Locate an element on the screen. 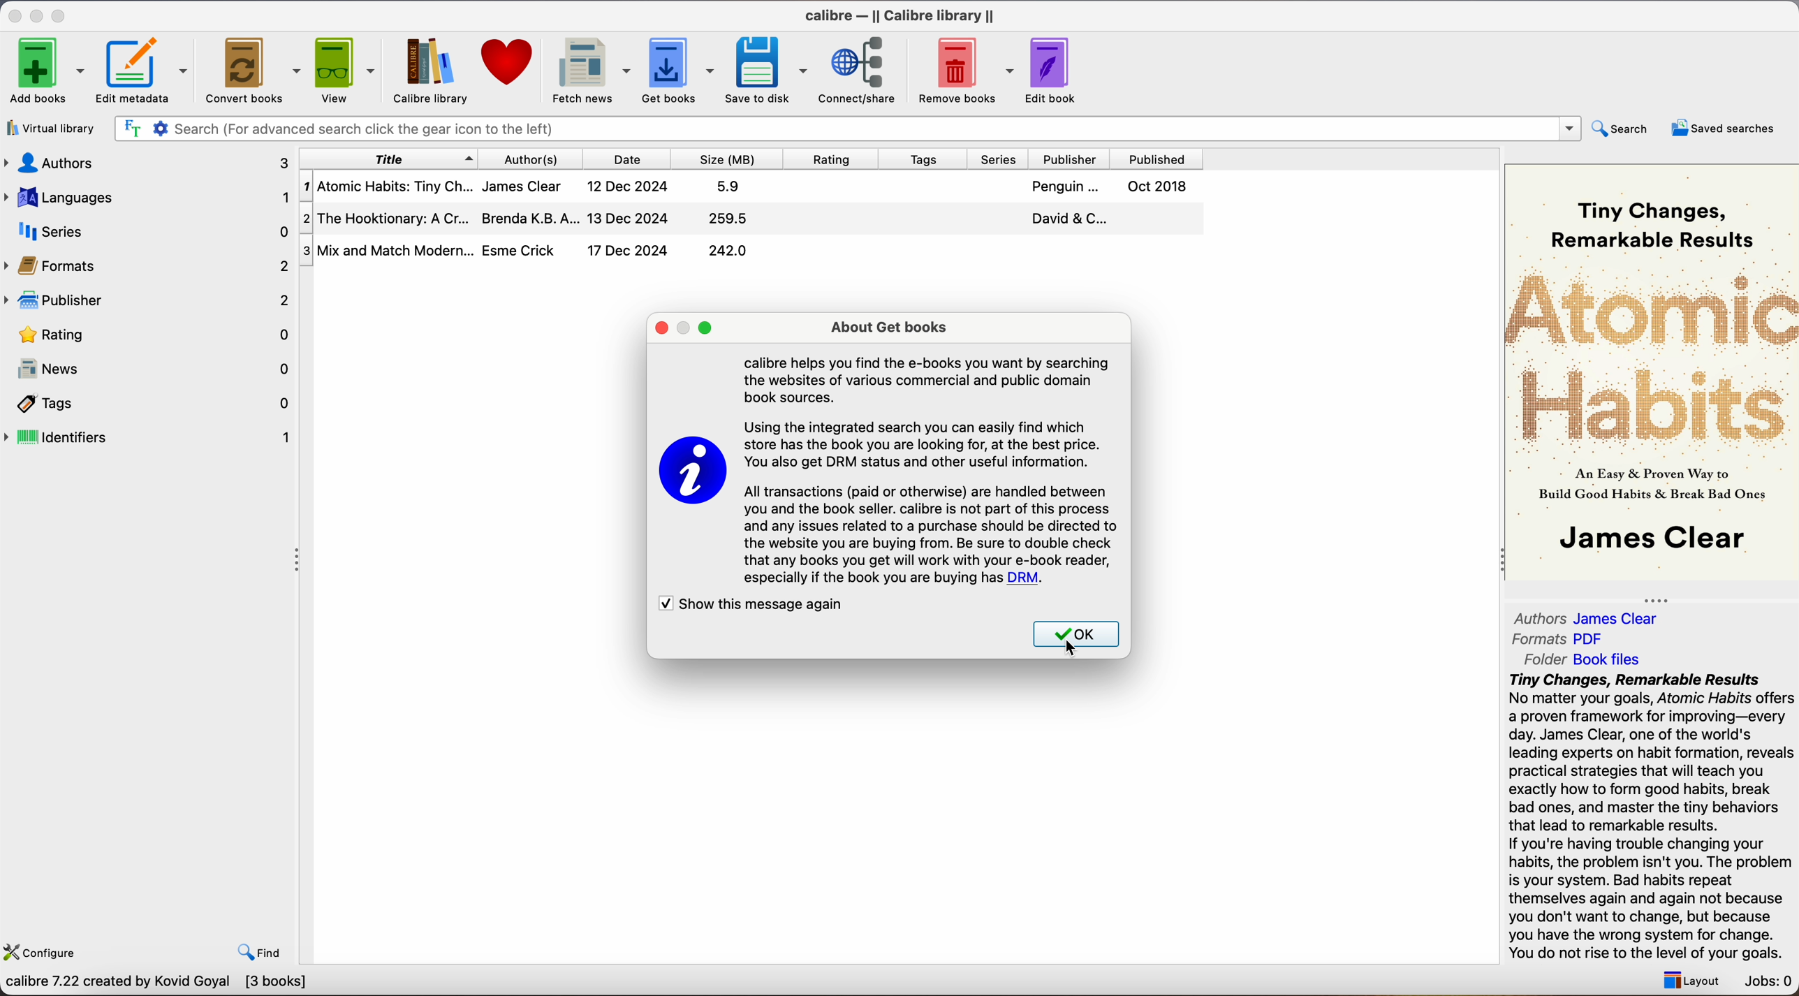 The height and width of the screenshot is (996, 1799). about get books is located at coordinates (895, 329).